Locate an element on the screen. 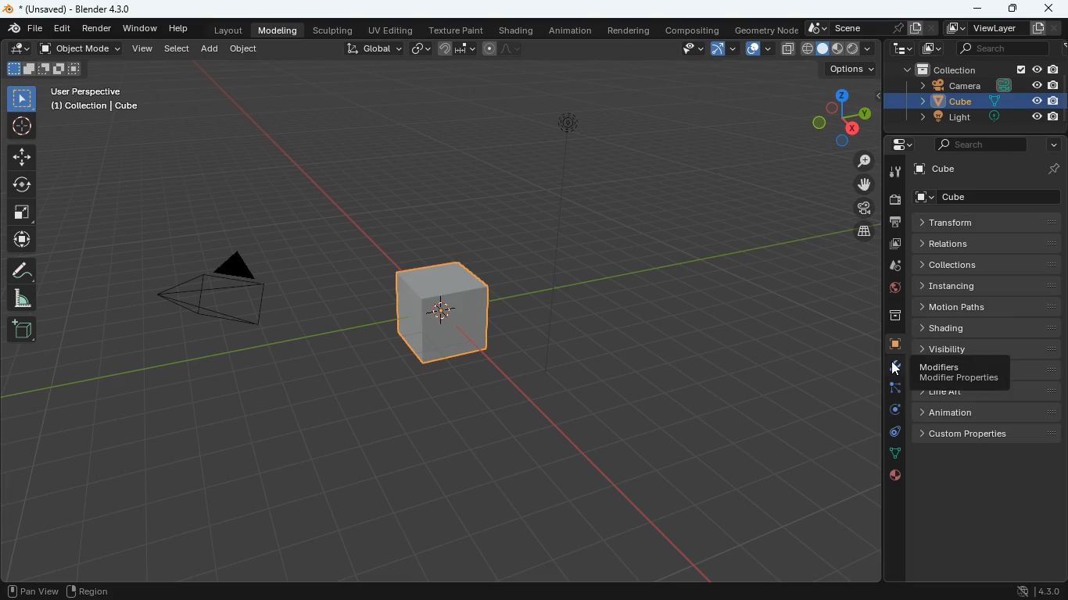 The height and width of the screenshot is (600, 1068). light is located at coordinates (935, 117).